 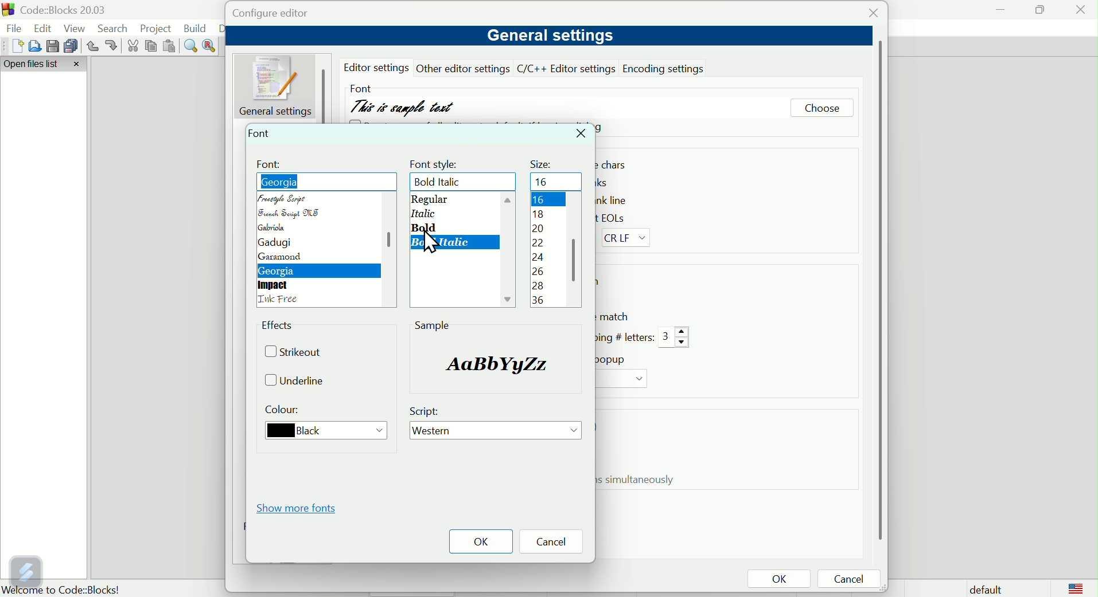 What do you see at coordinates (196, 28) in the screenshot?
I see `Build` at bounding box center [196, 28].